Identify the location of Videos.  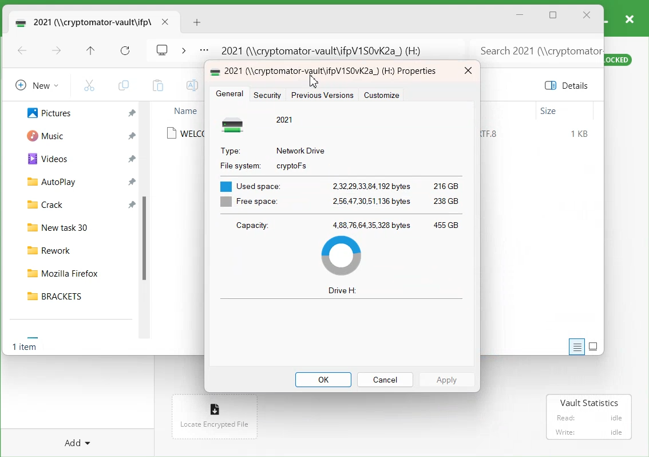
(43, 158).